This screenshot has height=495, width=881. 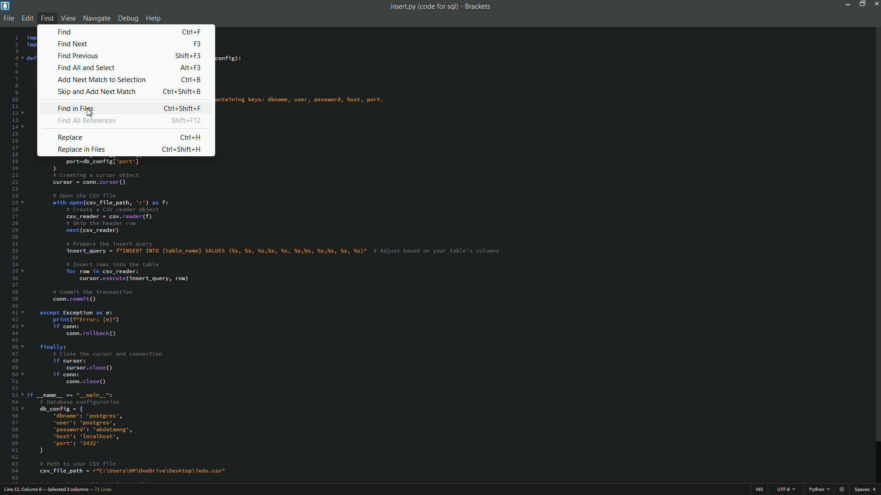 What do you see at coordinates (478, 6) in the screenshot?
I see `app name` at bounding box center [478, 6].